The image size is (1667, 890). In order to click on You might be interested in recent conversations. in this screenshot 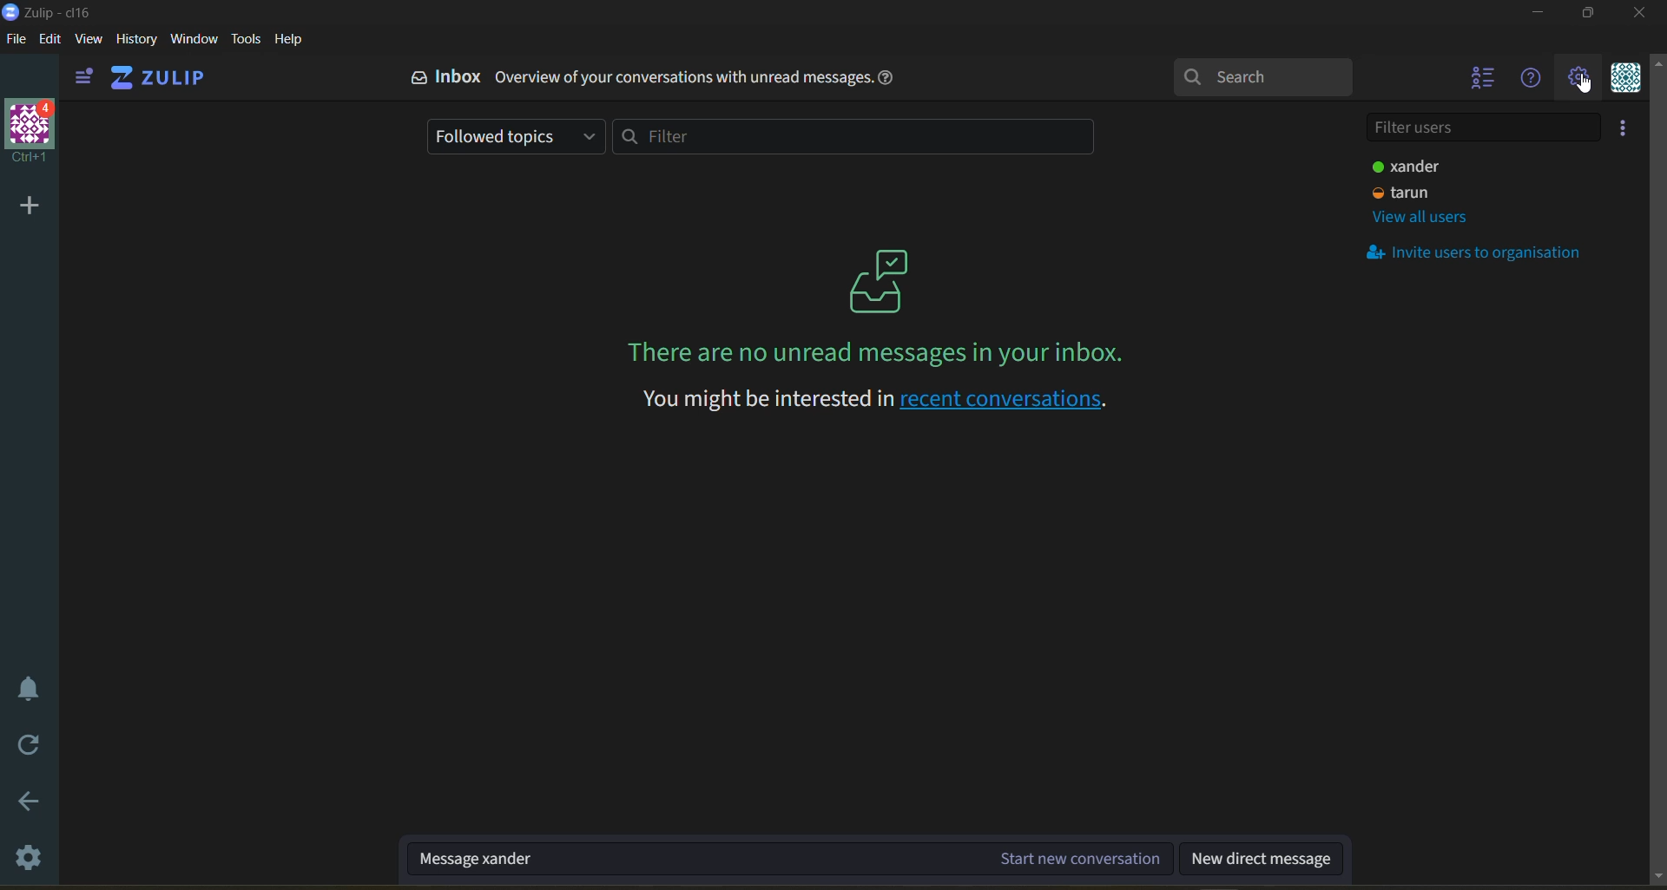, I will do `click(872, 400)`.